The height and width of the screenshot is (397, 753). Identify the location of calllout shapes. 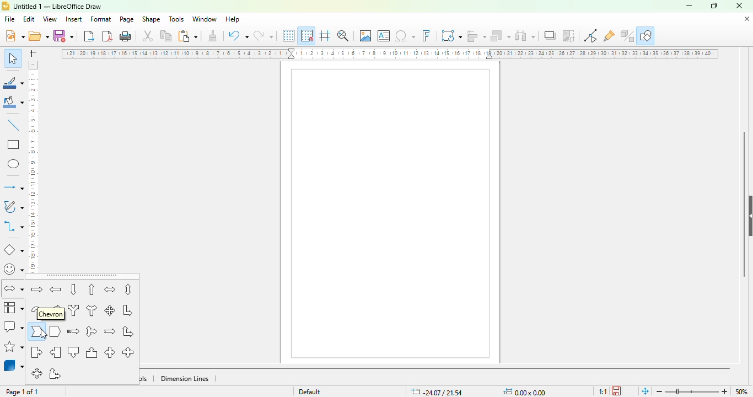
(13, 326).